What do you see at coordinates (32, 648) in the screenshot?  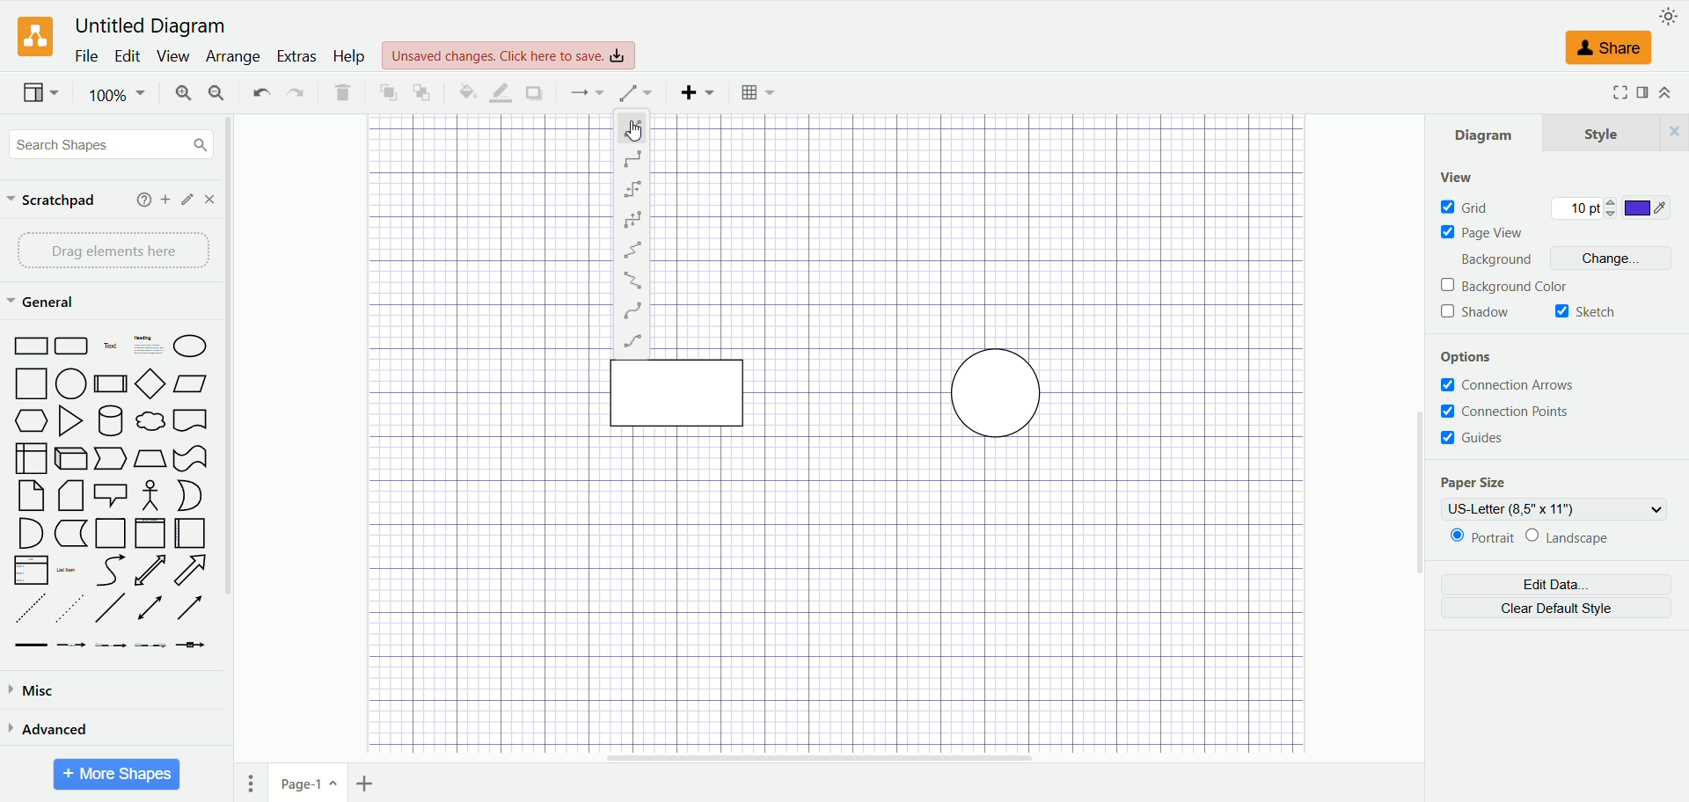 I see `Link` at bounding box center [32, 648].